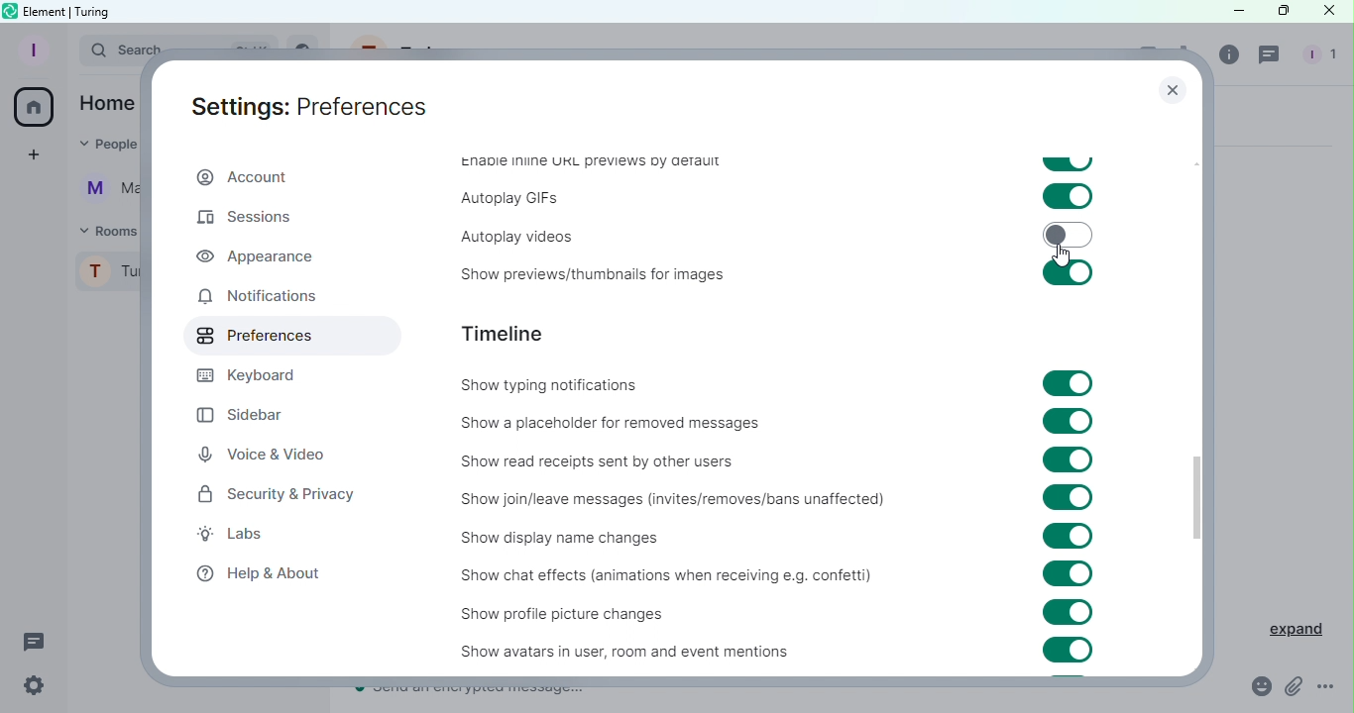 Image resolution: width=1354 pixels, height=713 pixels. What do you see at coordinates (277, 498) in the screenshot?
I see `Security and privacy` at bounding box center [277, 498].